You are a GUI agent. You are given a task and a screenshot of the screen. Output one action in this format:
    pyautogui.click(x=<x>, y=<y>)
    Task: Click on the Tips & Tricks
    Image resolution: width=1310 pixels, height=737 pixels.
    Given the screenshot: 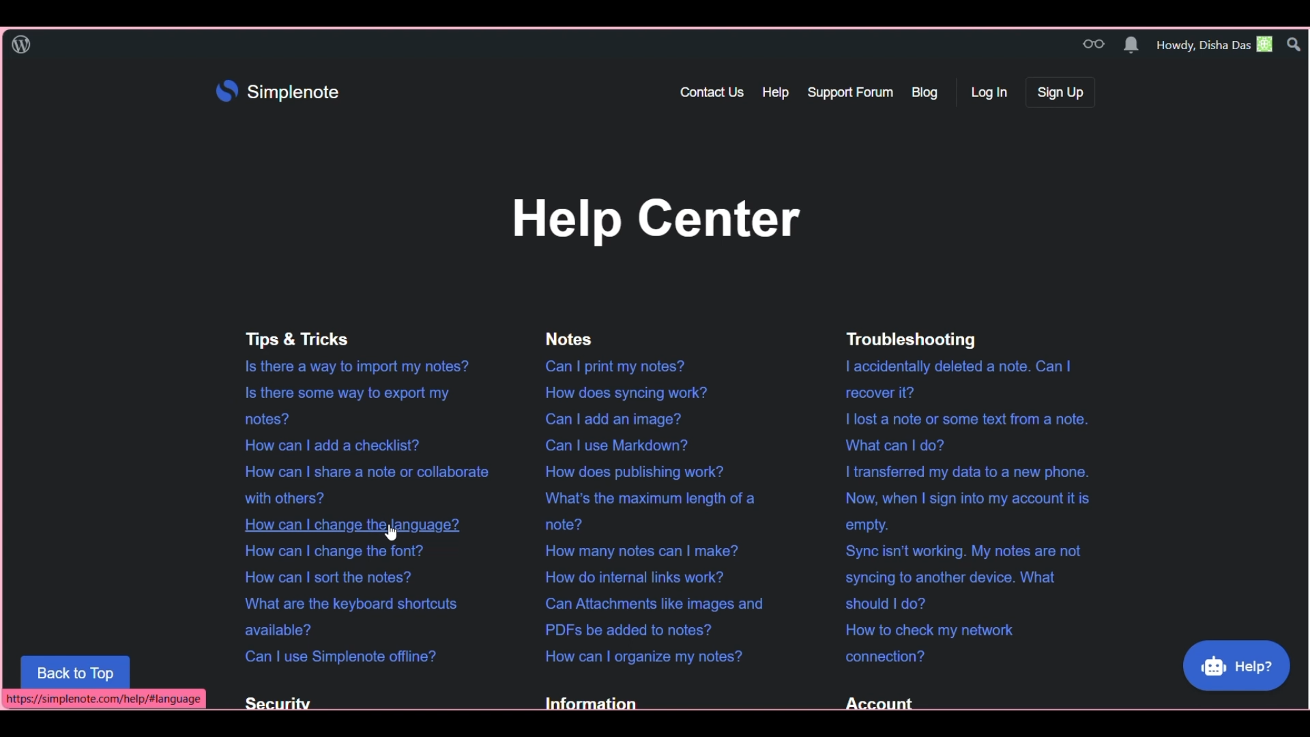 What is the action you would take?
    pyautogui.click(x=293, y=340)
    